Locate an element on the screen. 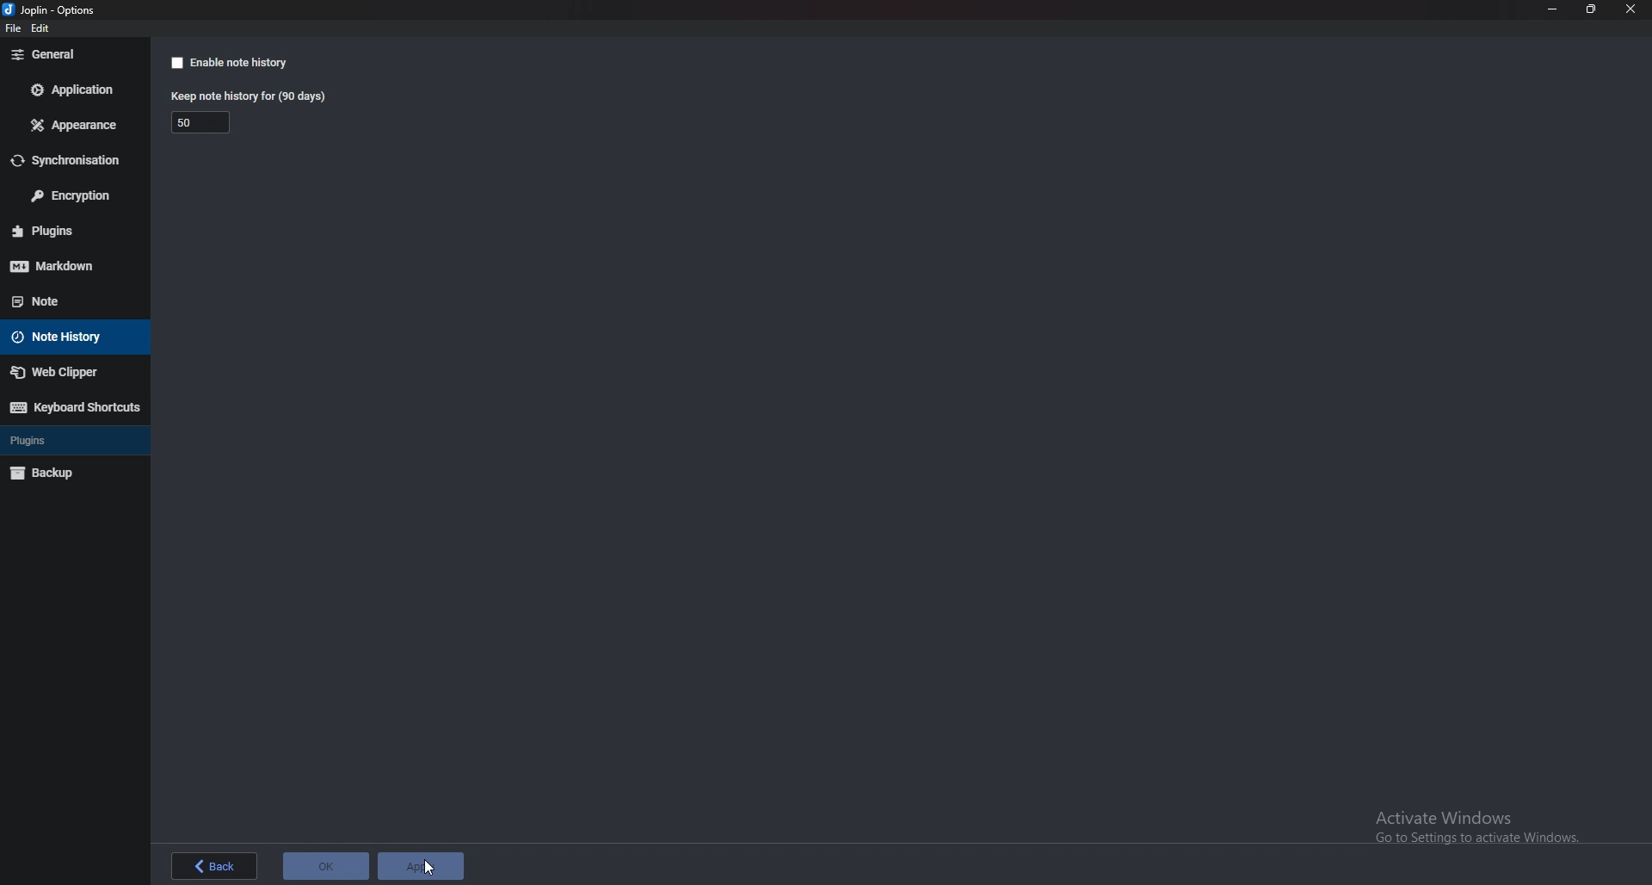 Image resolution: width=1652 pixels, height=885 pixels. file is located at coordinates (10, 29).